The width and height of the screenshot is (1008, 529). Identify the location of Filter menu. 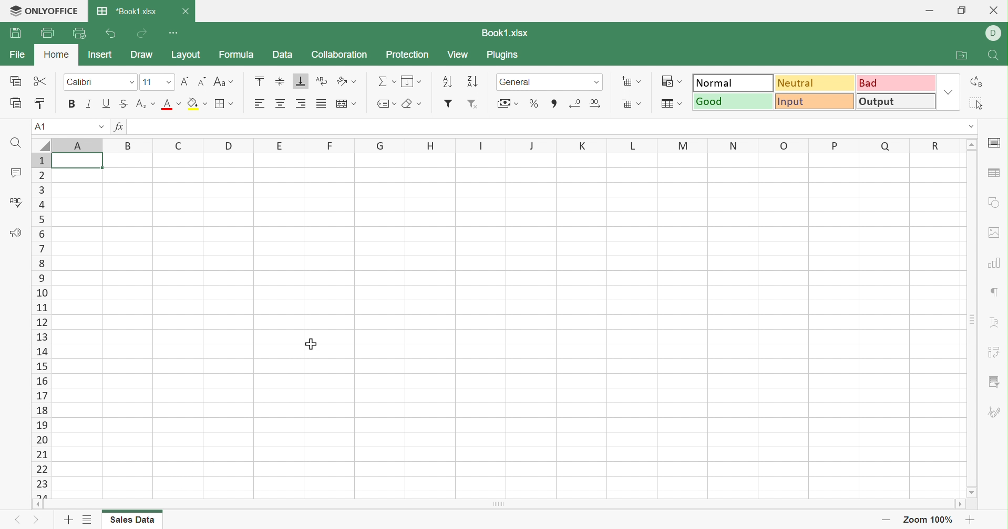
(994, 383).